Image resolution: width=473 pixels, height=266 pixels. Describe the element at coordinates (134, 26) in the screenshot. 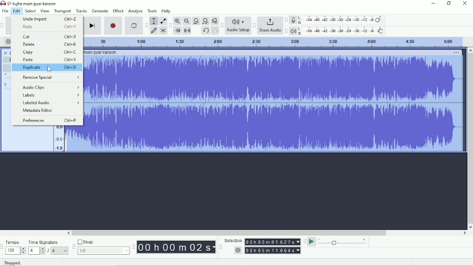

I see `Enable looping` at that location.